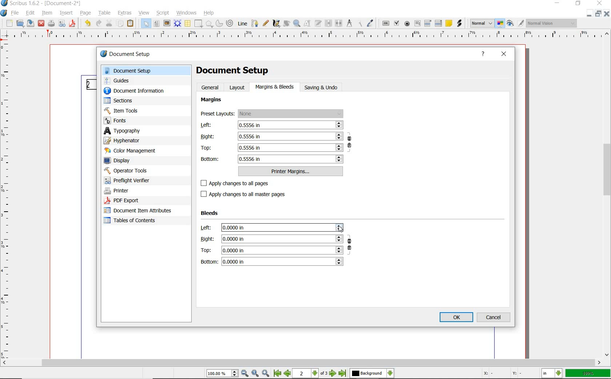 This screenshot has height=379, width=611. Describe the element at coordinates (607, 15) in the screenshot. I see `Close` at that location.